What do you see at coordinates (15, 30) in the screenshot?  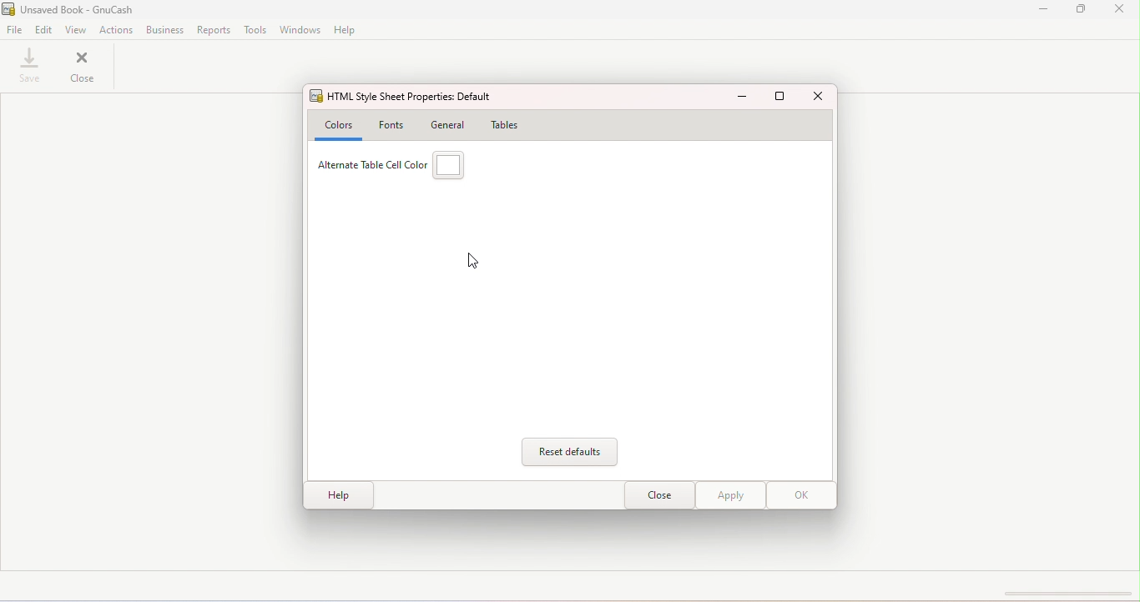 I see `File` at bounding box center [15, 30].